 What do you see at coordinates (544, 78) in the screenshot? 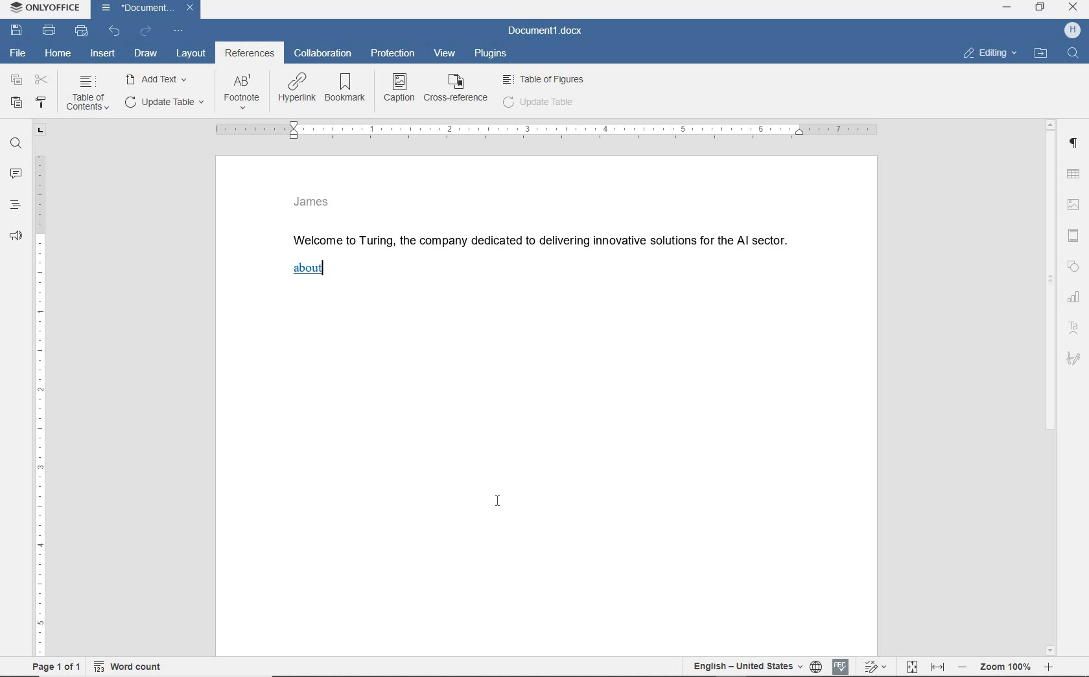
I see `Table of figures` at bounding box center [544, 78].